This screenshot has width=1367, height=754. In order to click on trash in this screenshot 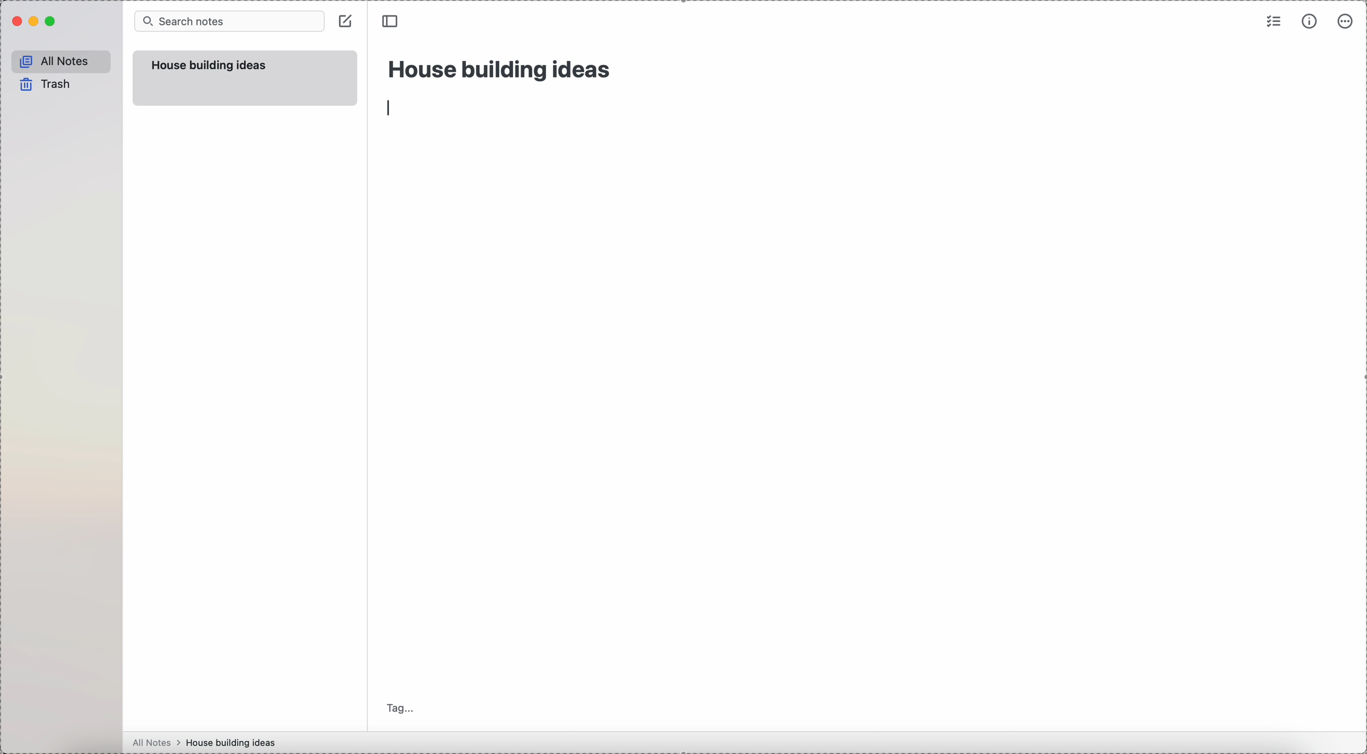, I will do `click(44, 85)`.